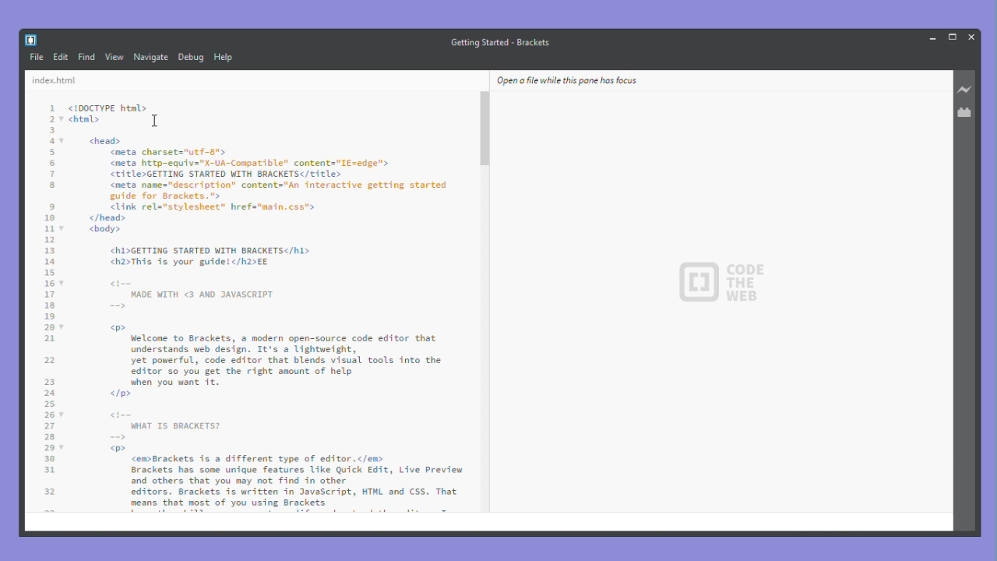 This screenshot has height=561, width=997. Describe the element at coordinates (933, 37) in the screenshot. I see `` at that location.